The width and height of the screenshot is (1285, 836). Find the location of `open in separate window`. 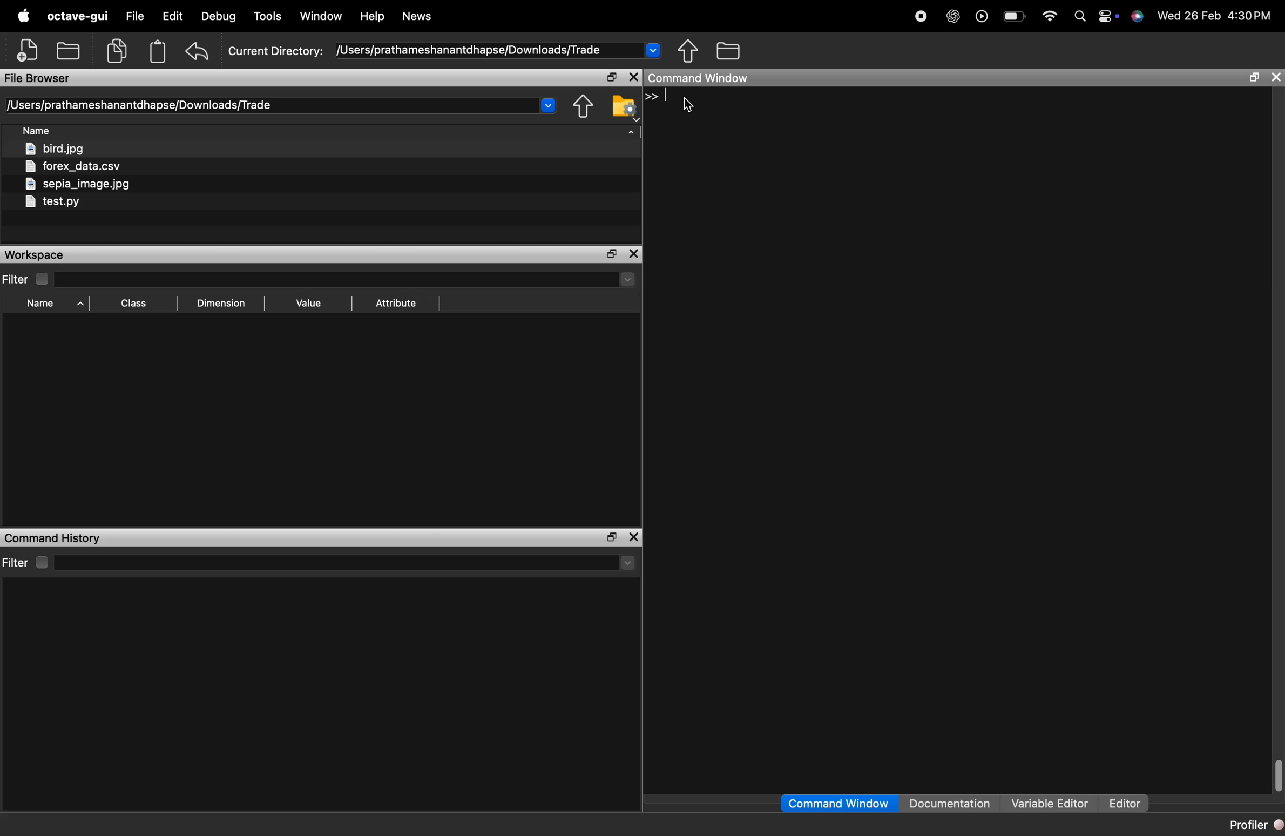

open in separate window is located at coordinates (612, 253).